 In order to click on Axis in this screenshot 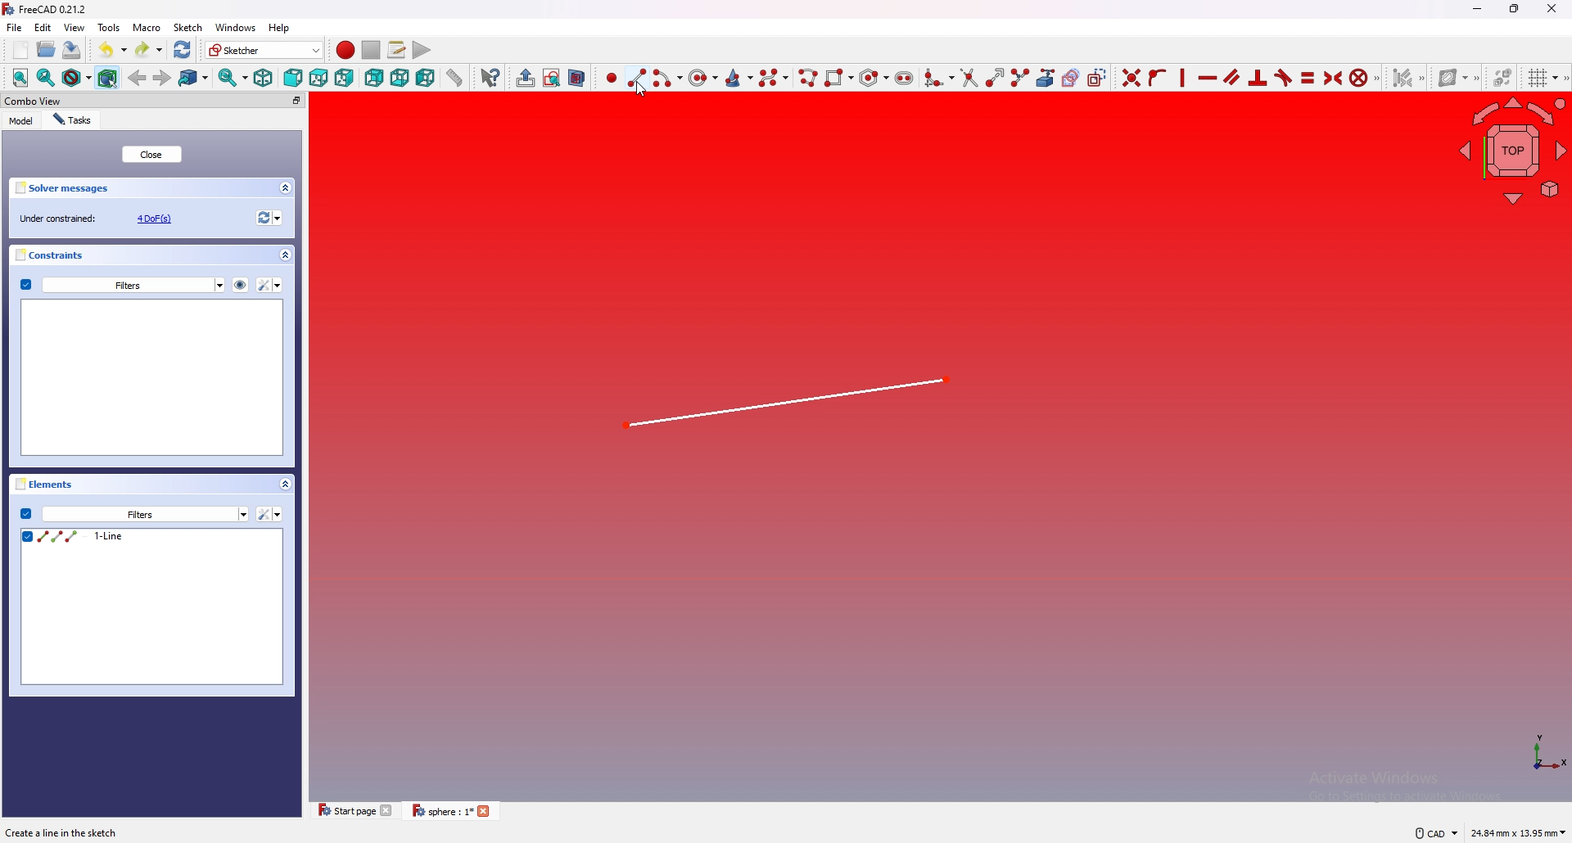, I will do `click(1538, 755)`.